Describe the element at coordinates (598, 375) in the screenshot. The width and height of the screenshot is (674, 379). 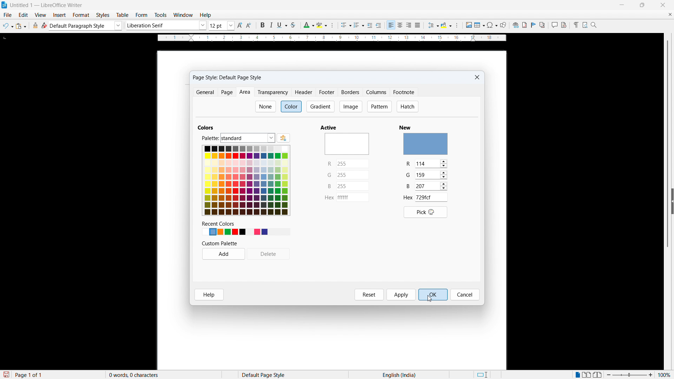
I see `Bookview ` at that location.